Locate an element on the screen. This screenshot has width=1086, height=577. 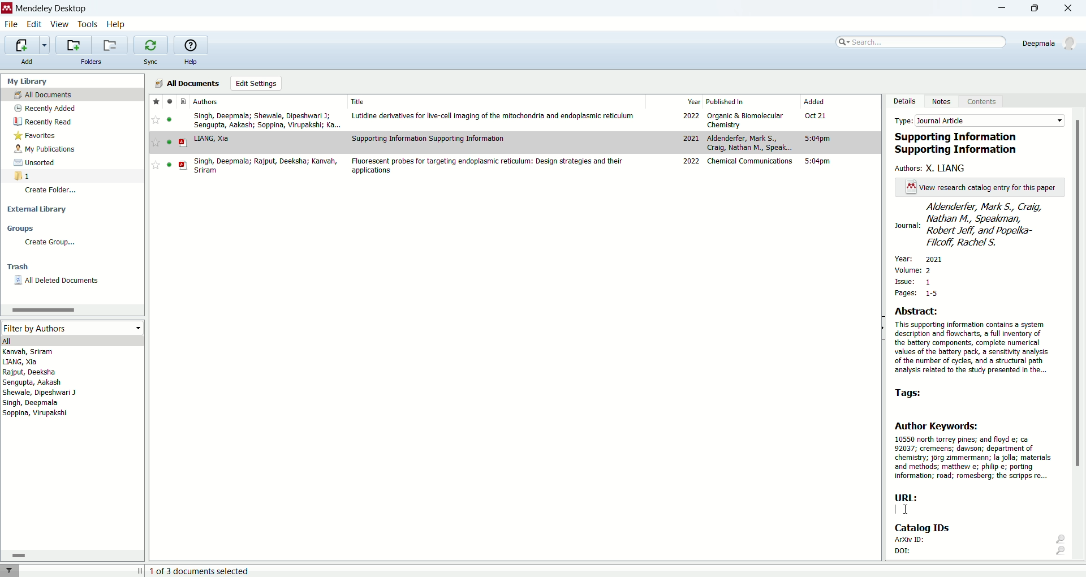
DOI: is located at coordinates (980, 553).